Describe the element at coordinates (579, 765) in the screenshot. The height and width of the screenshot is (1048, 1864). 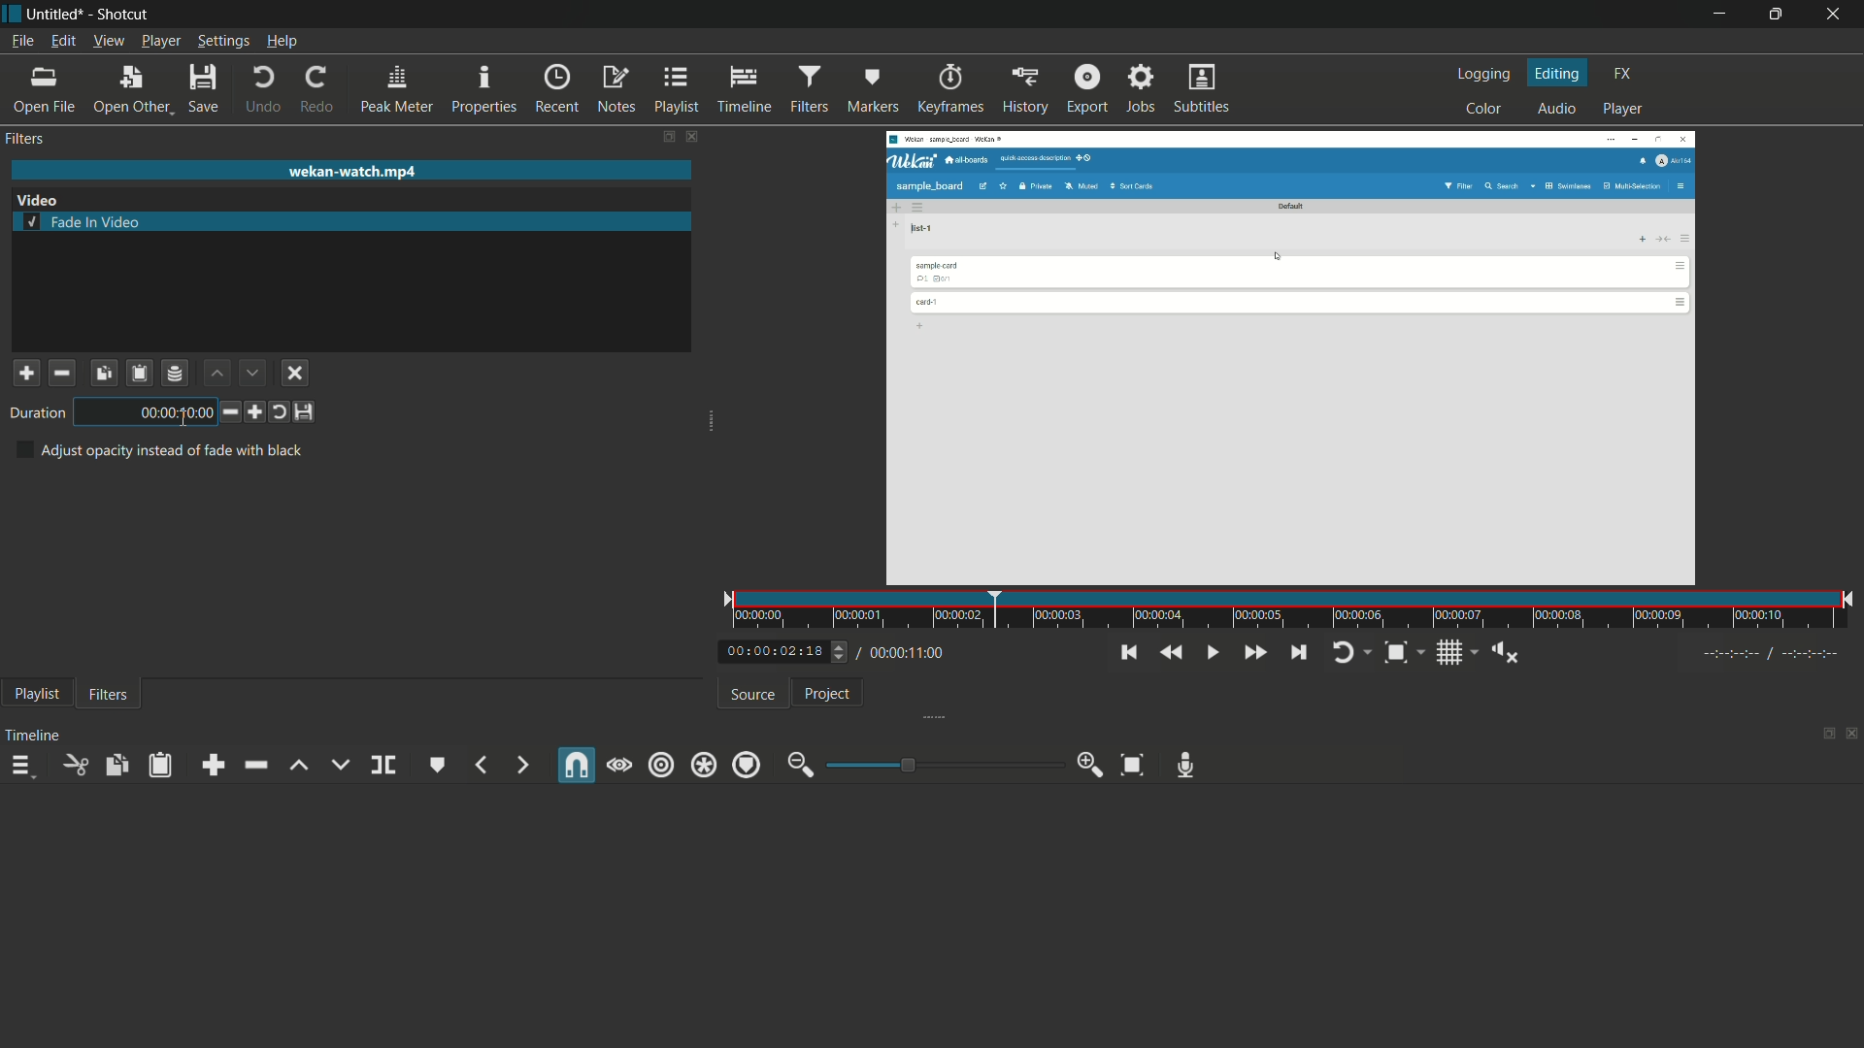
I see `snap` at that location.